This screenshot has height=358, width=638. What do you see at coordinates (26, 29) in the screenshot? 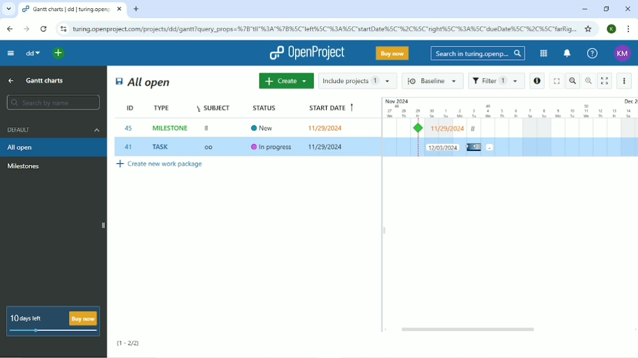
I see `Forward` at bounding box center [26, 29].